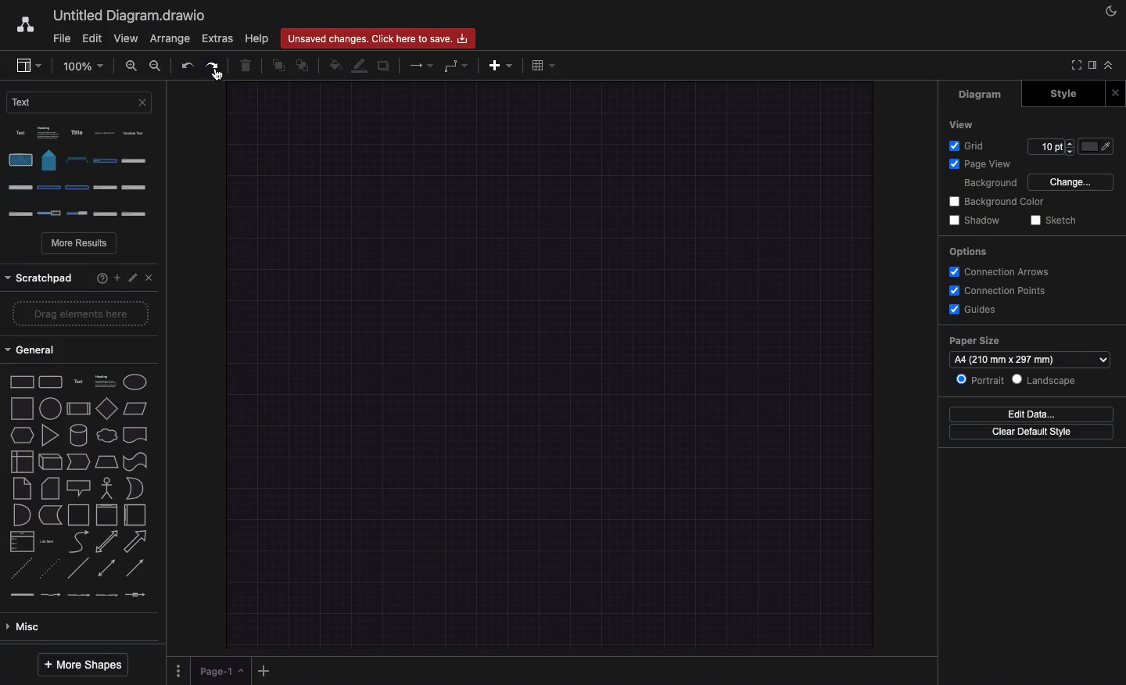 The height and width of the screenshot is (685, 1126). What do you see at coordinates (1032, 431) in the screenshot?
I see `Clear default style` at bounding box center [1032, 431].